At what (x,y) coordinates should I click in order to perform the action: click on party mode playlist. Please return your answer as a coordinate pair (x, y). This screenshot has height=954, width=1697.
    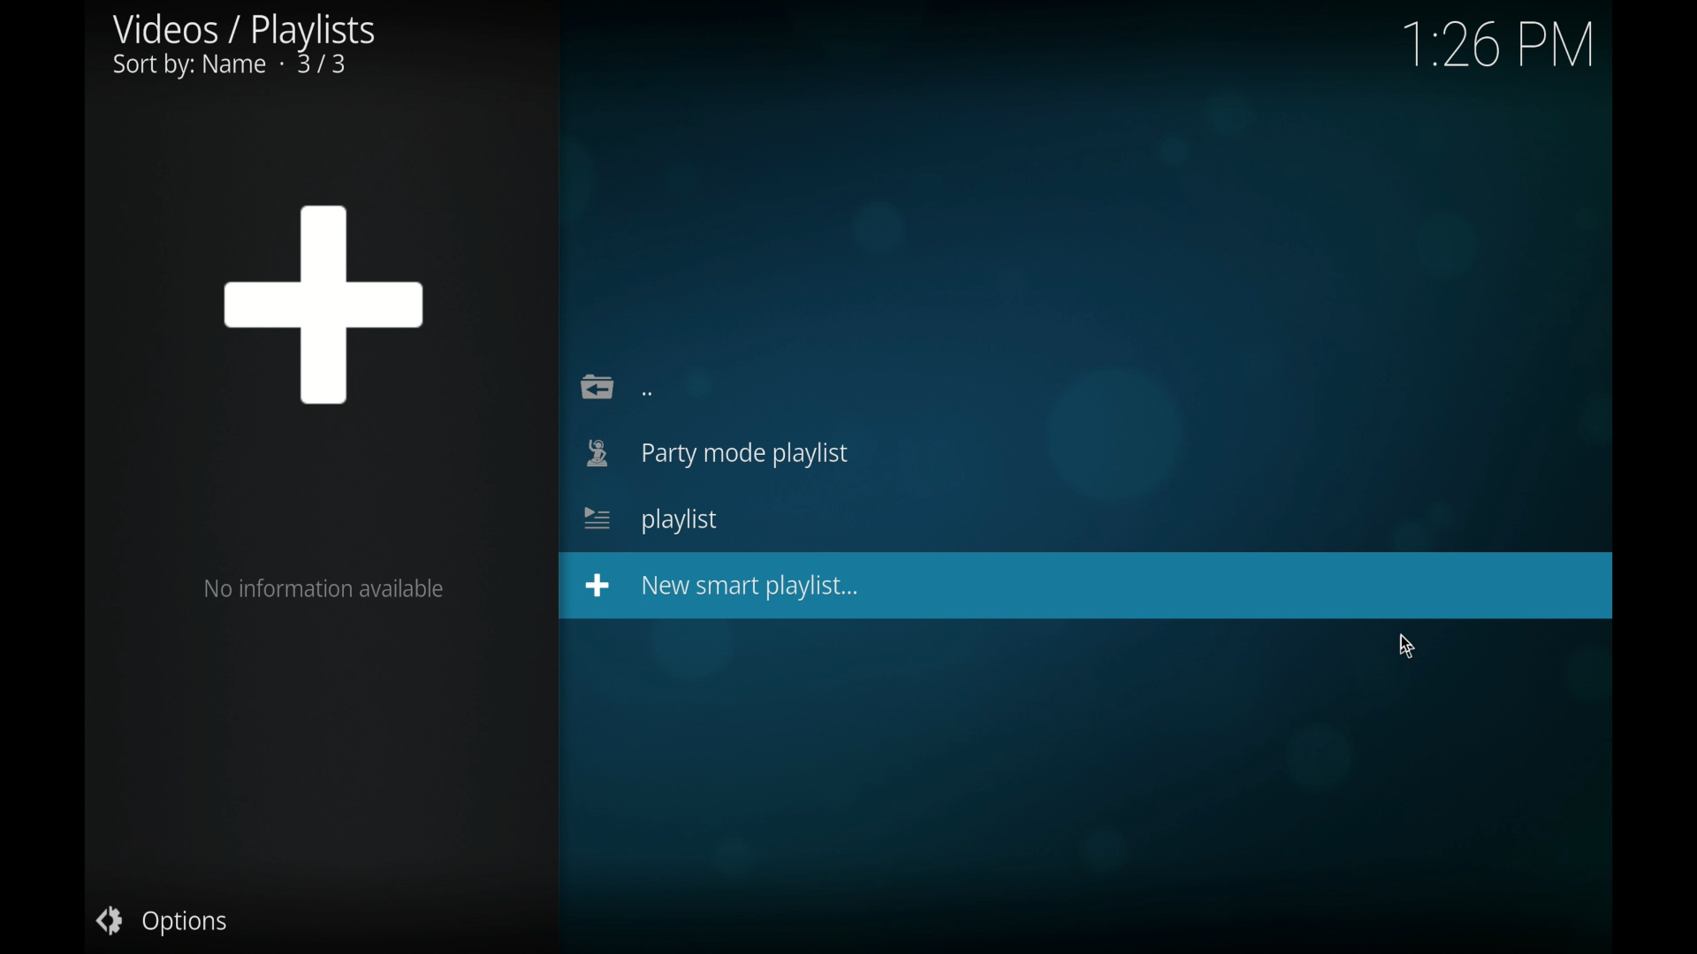
    Looking at the image, I should click on (718, 454).